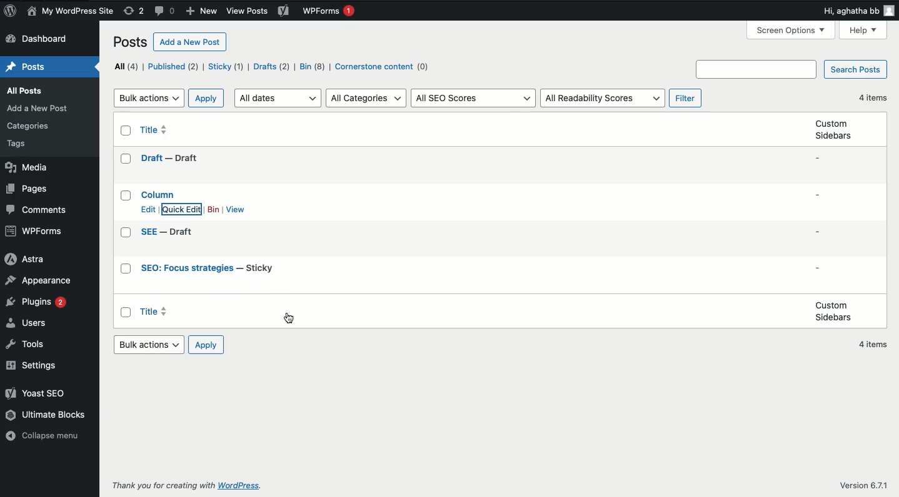 This screenshot has height=497, width=899. What do you see at coordinates (832, 311) in the screenshot?
I see `Custom sidebars` at bounding box center [832, 311].